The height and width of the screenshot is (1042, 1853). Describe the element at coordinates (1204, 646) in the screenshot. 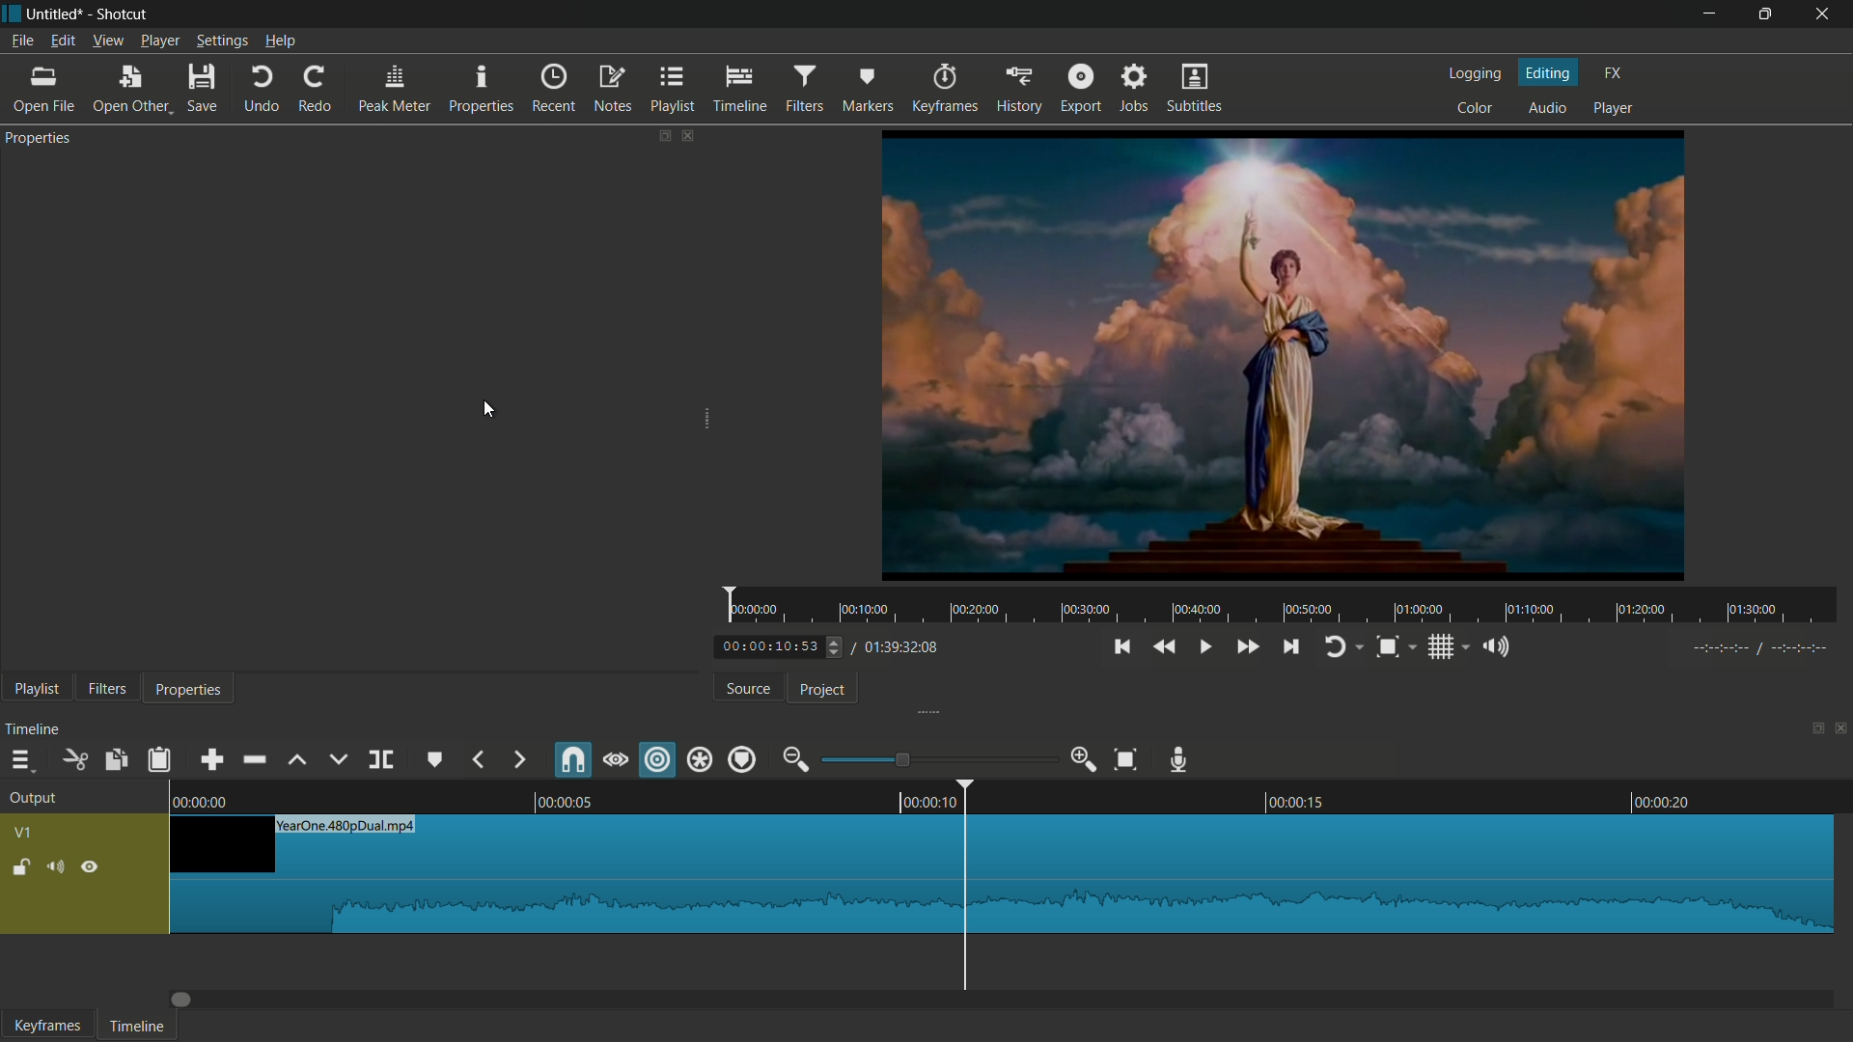

I see `play or pause` at that location.